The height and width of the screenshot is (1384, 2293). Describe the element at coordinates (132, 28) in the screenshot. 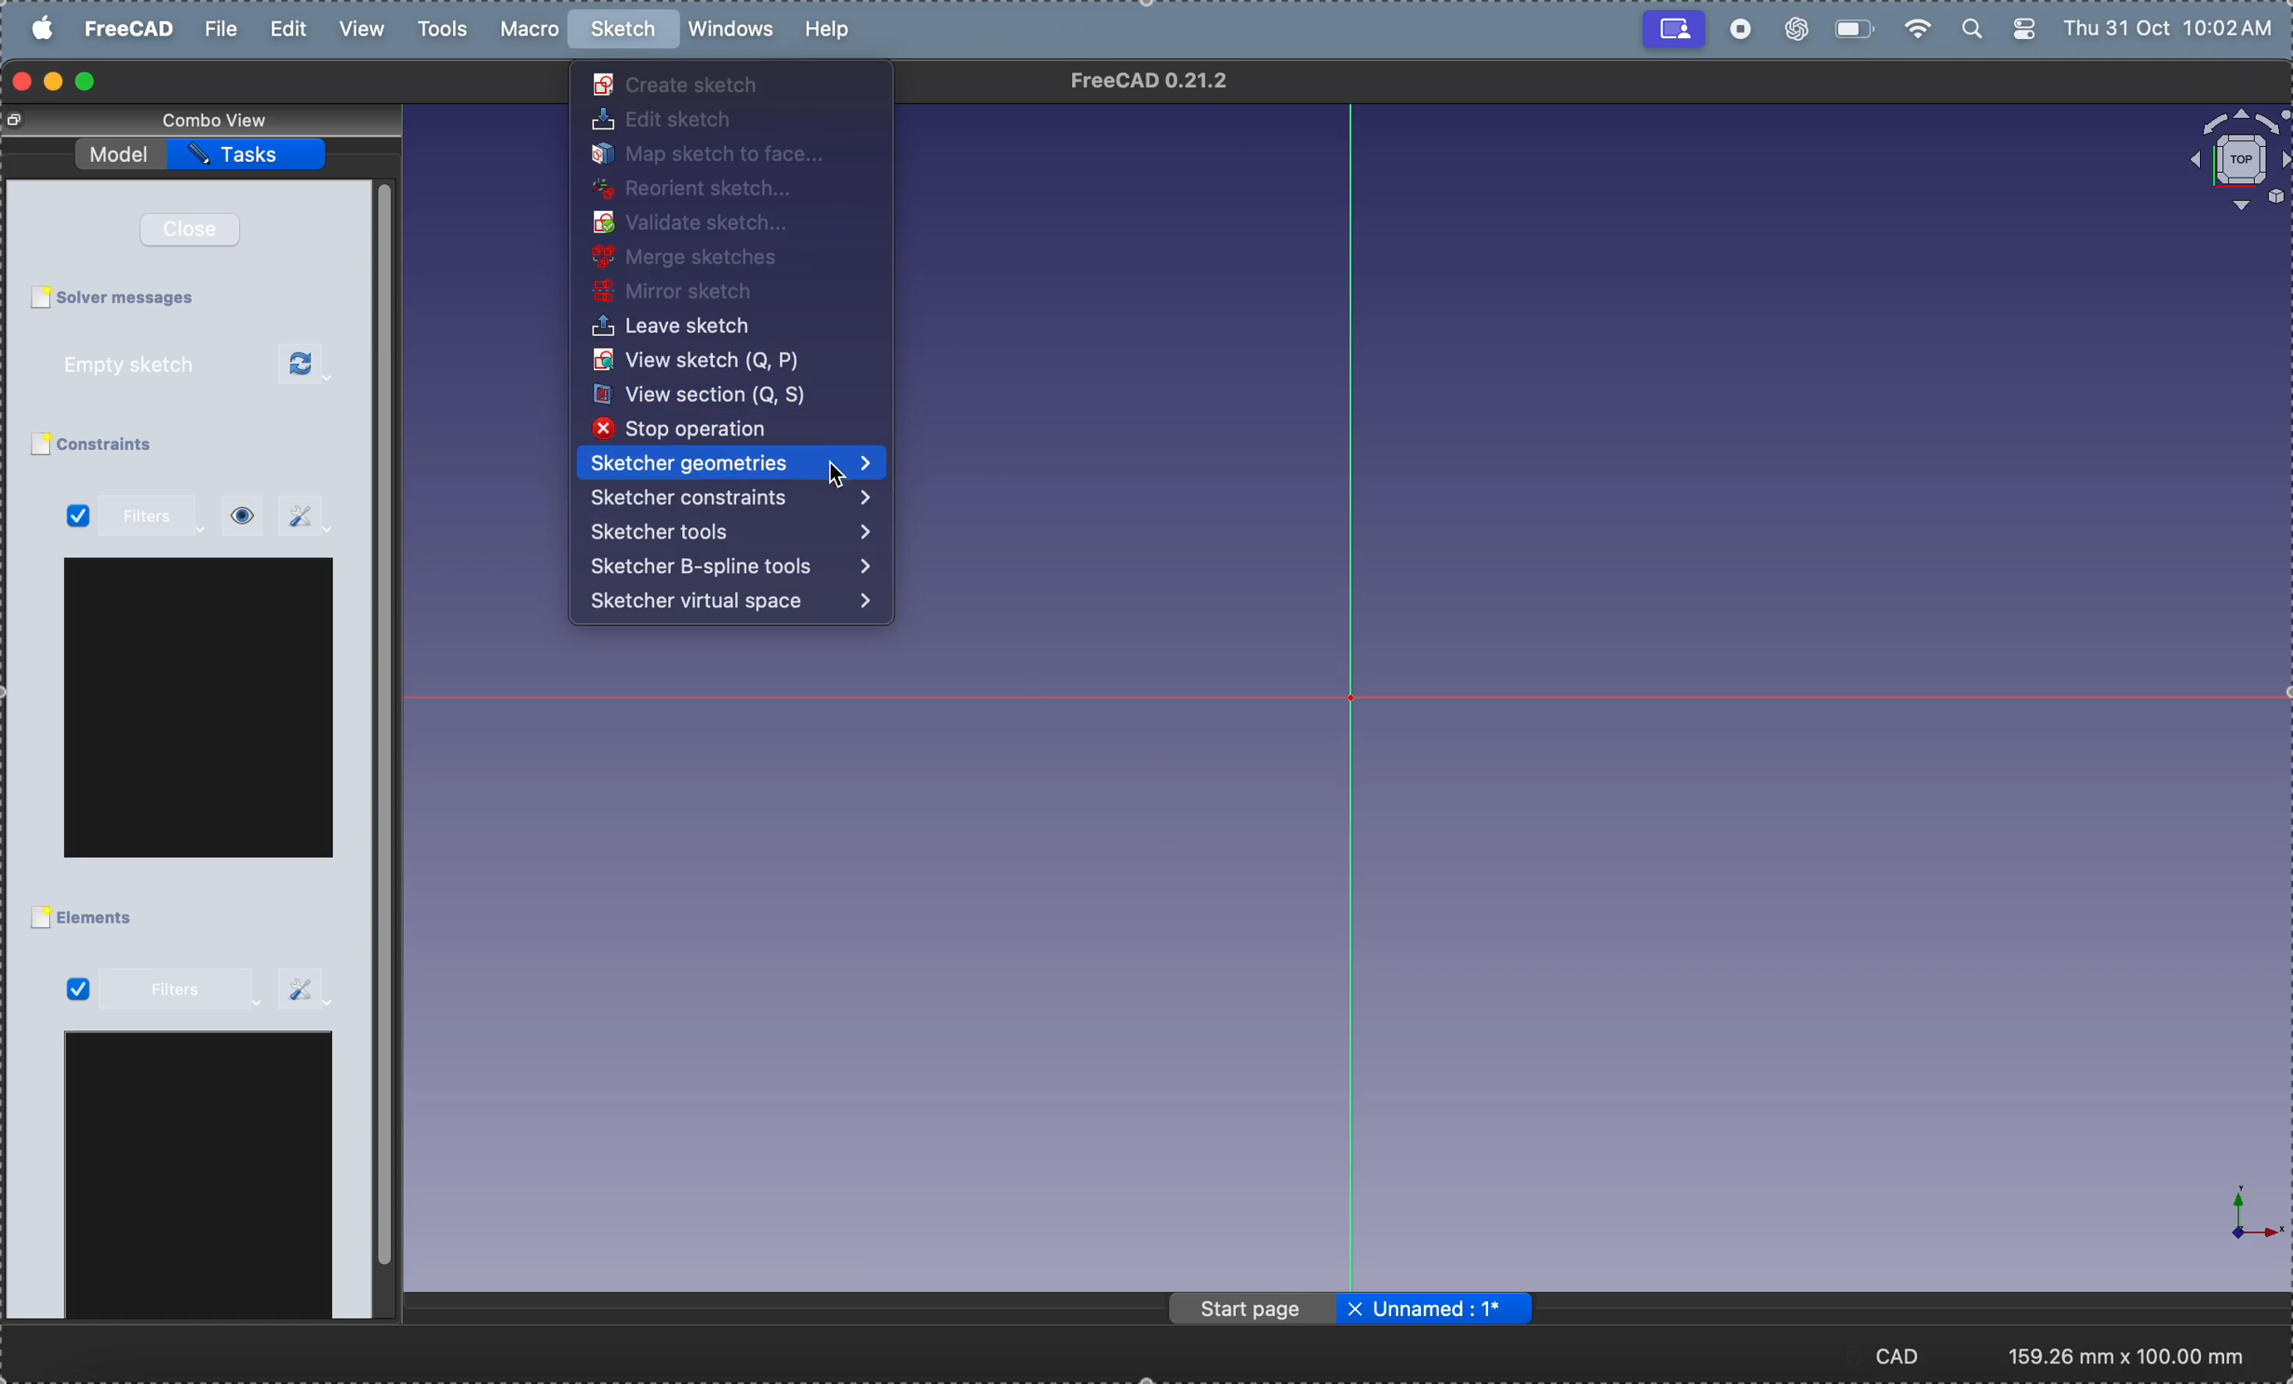

I see `free cad` at that location.